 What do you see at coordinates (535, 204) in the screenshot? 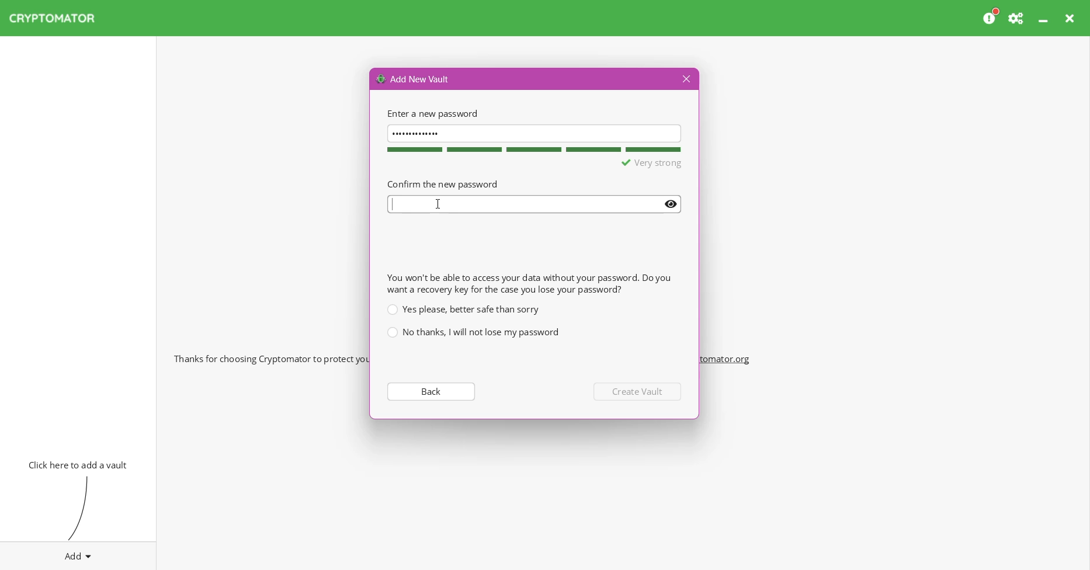
I see `Confirm the new password` at bounding box center [535, 204].